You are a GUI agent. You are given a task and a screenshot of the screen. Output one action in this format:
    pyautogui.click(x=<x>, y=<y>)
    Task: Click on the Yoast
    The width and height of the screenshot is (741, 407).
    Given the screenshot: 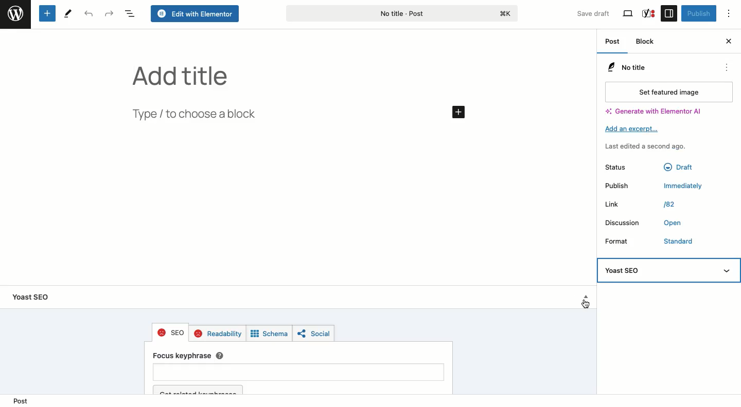 What is the action you would take?
    pyautogui.click(x=648, y=13)
    